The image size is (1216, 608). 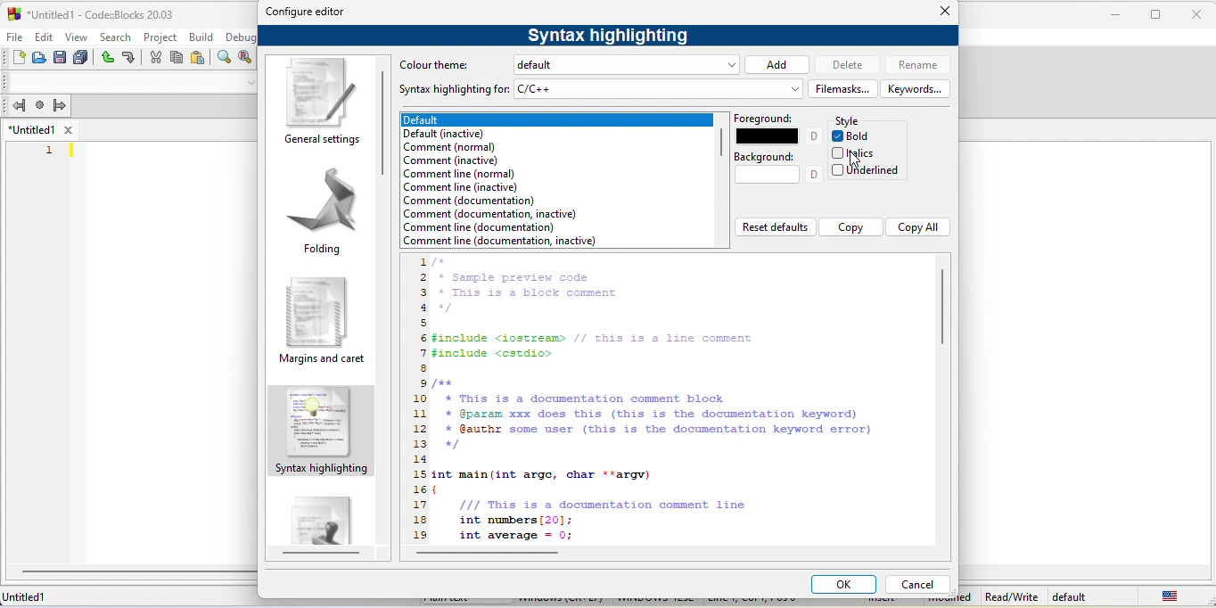 I want to click on untitled 1-code blocks-20.03, so click(x=101, y=15).